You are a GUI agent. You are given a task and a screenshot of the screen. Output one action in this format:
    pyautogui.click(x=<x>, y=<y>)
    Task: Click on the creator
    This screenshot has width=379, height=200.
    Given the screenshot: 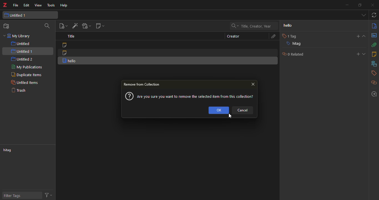 What is the action you would take?
    pyautogui.click(x=233, y=36)
    